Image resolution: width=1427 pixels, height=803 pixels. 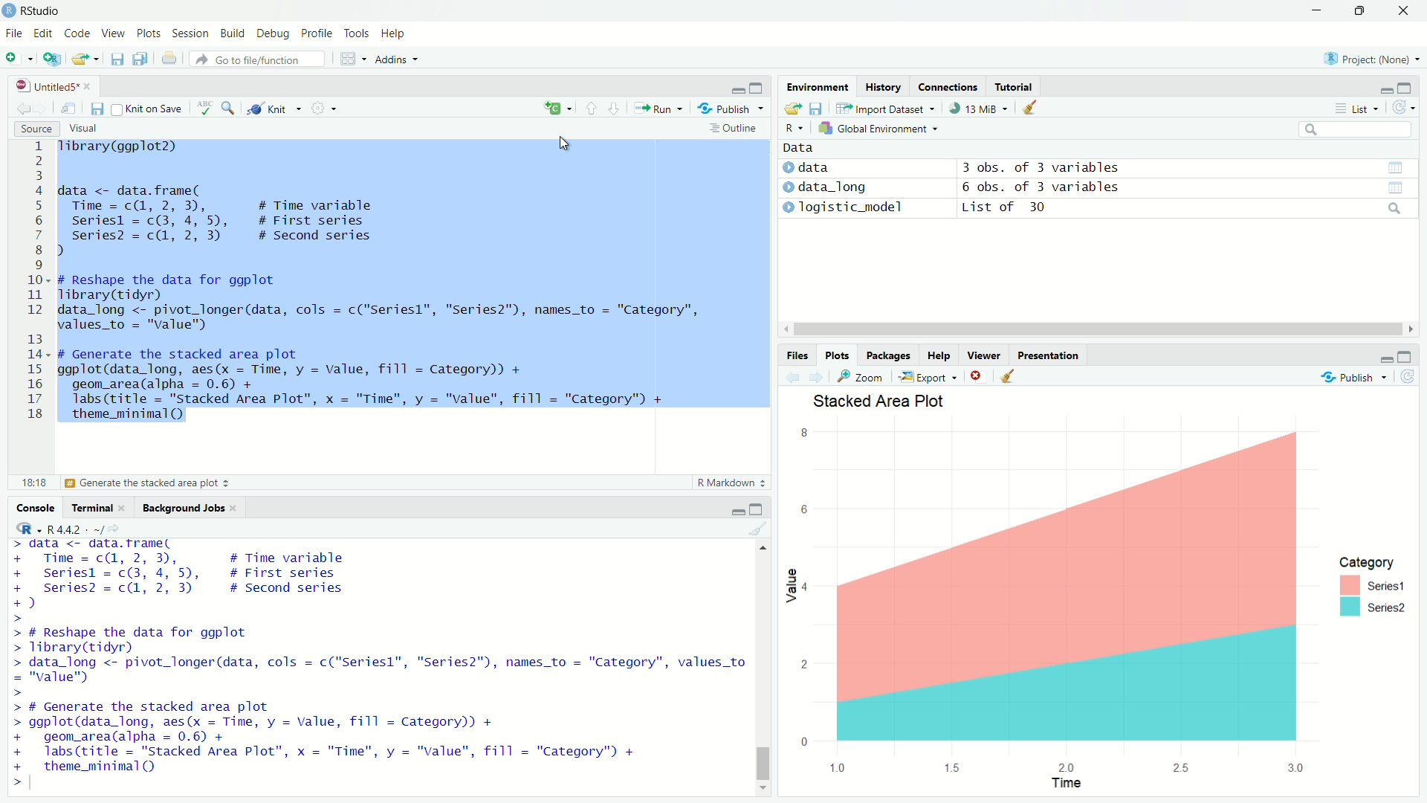 I want to click on Plots, so click(x=150, y=33).